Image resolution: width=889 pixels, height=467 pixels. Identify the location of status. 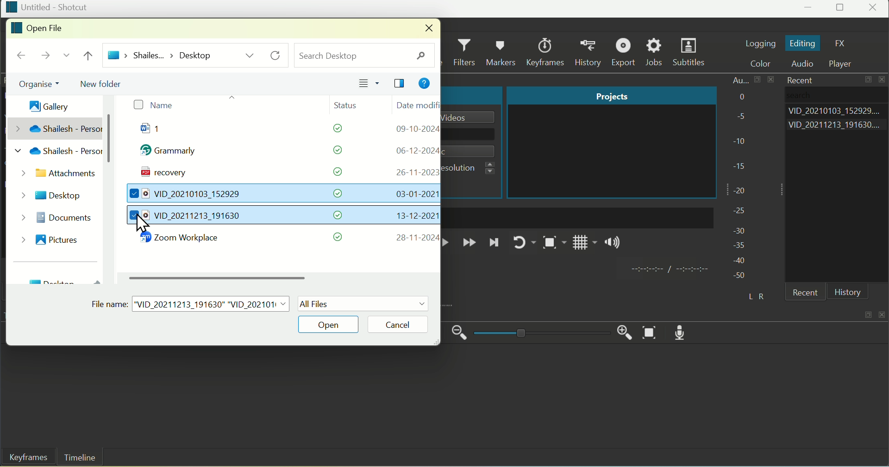
(336, 193).